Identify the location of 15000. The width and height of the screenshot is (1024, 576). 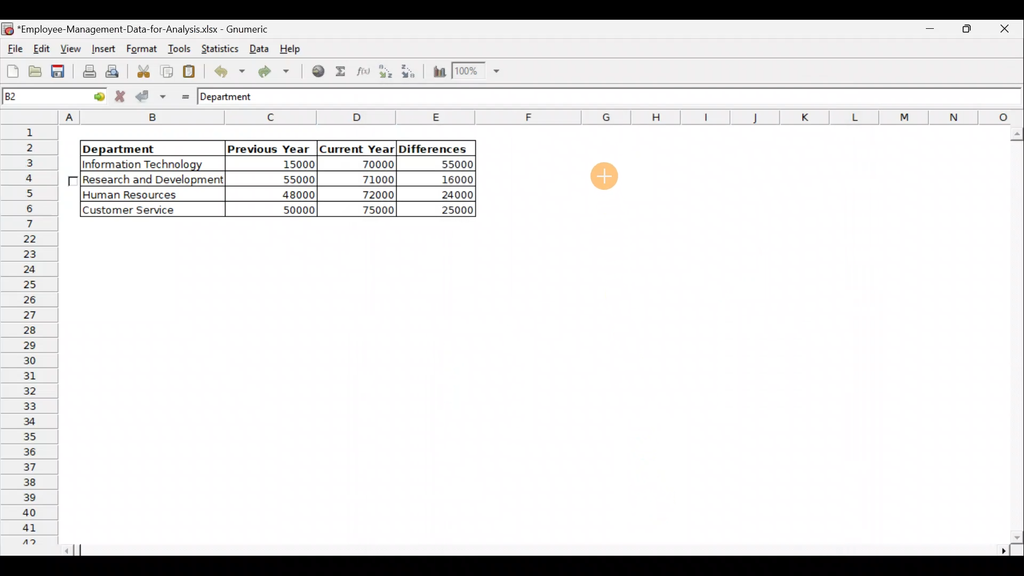
(279, 166).